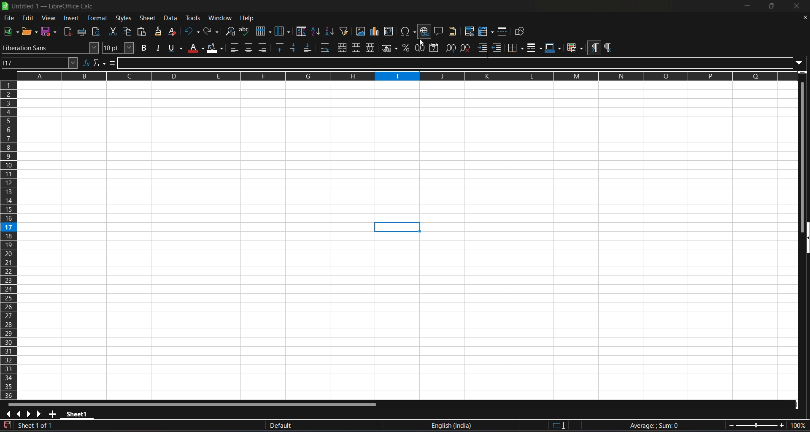 The image size is (810, 432). What do you see at coordinates (283, 30) in the screenshot?
I see `column` at bounding box center [283, 30].